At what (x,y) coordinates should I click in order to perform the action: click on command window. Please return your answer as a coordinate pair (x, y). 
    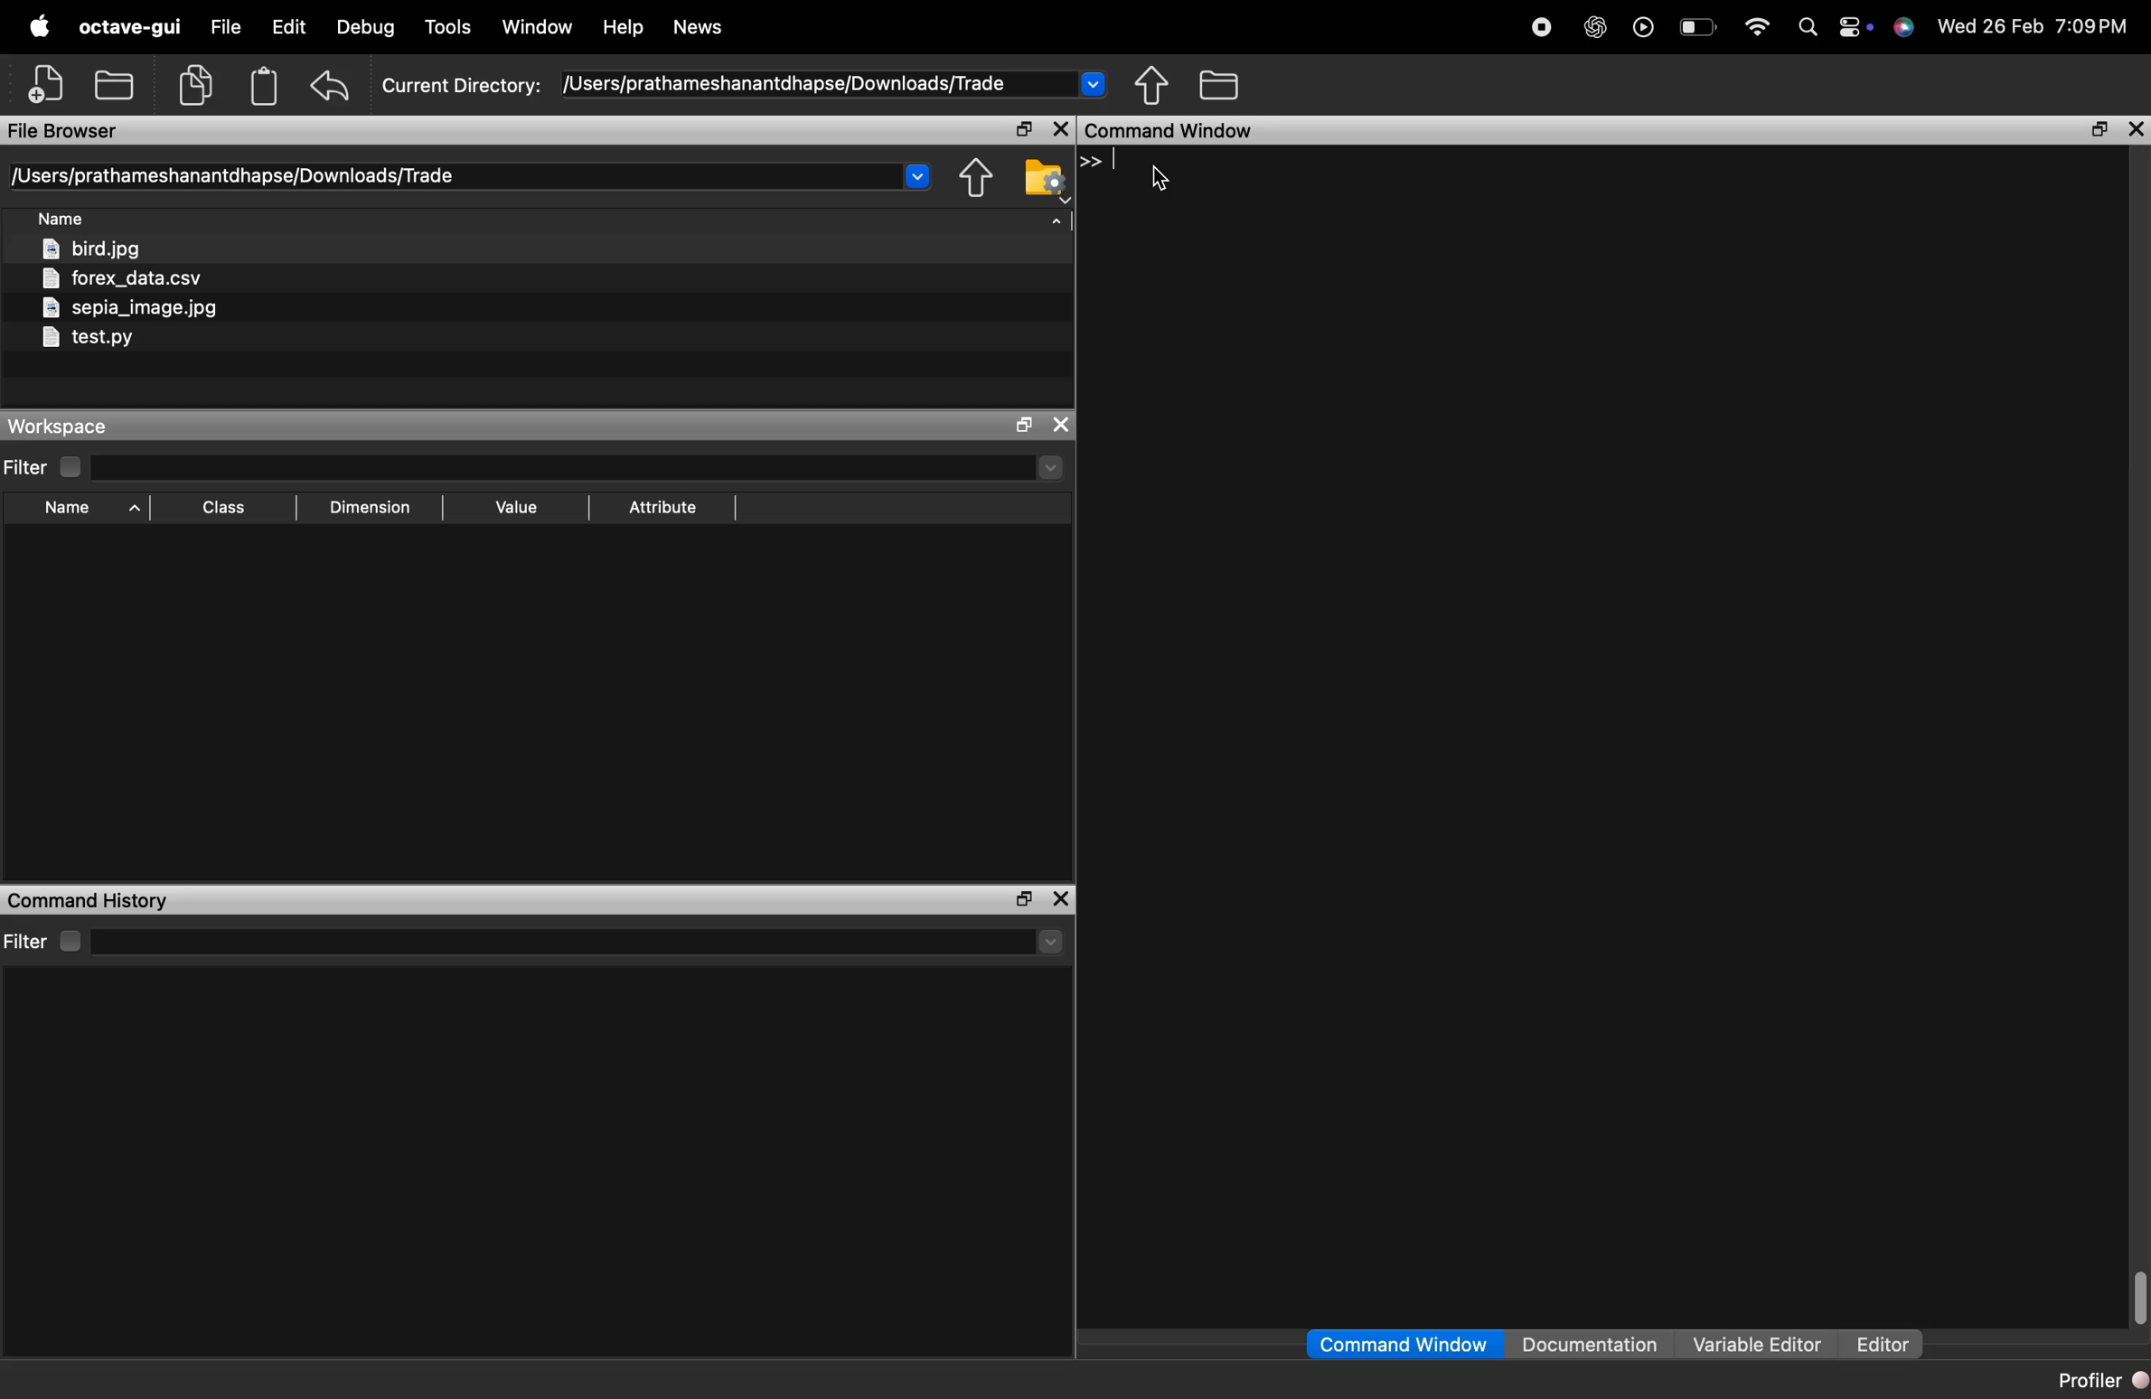
    Looking at the image, I should click on (1401, 1344).